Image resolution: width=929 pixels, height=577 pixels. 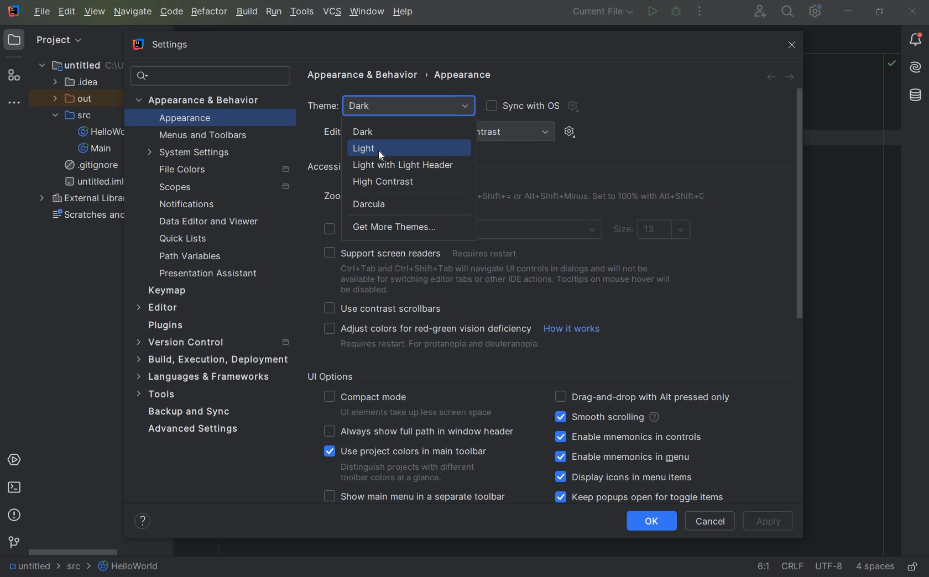 I want to click on 4spaces(indent), so click(x=876, y=568).